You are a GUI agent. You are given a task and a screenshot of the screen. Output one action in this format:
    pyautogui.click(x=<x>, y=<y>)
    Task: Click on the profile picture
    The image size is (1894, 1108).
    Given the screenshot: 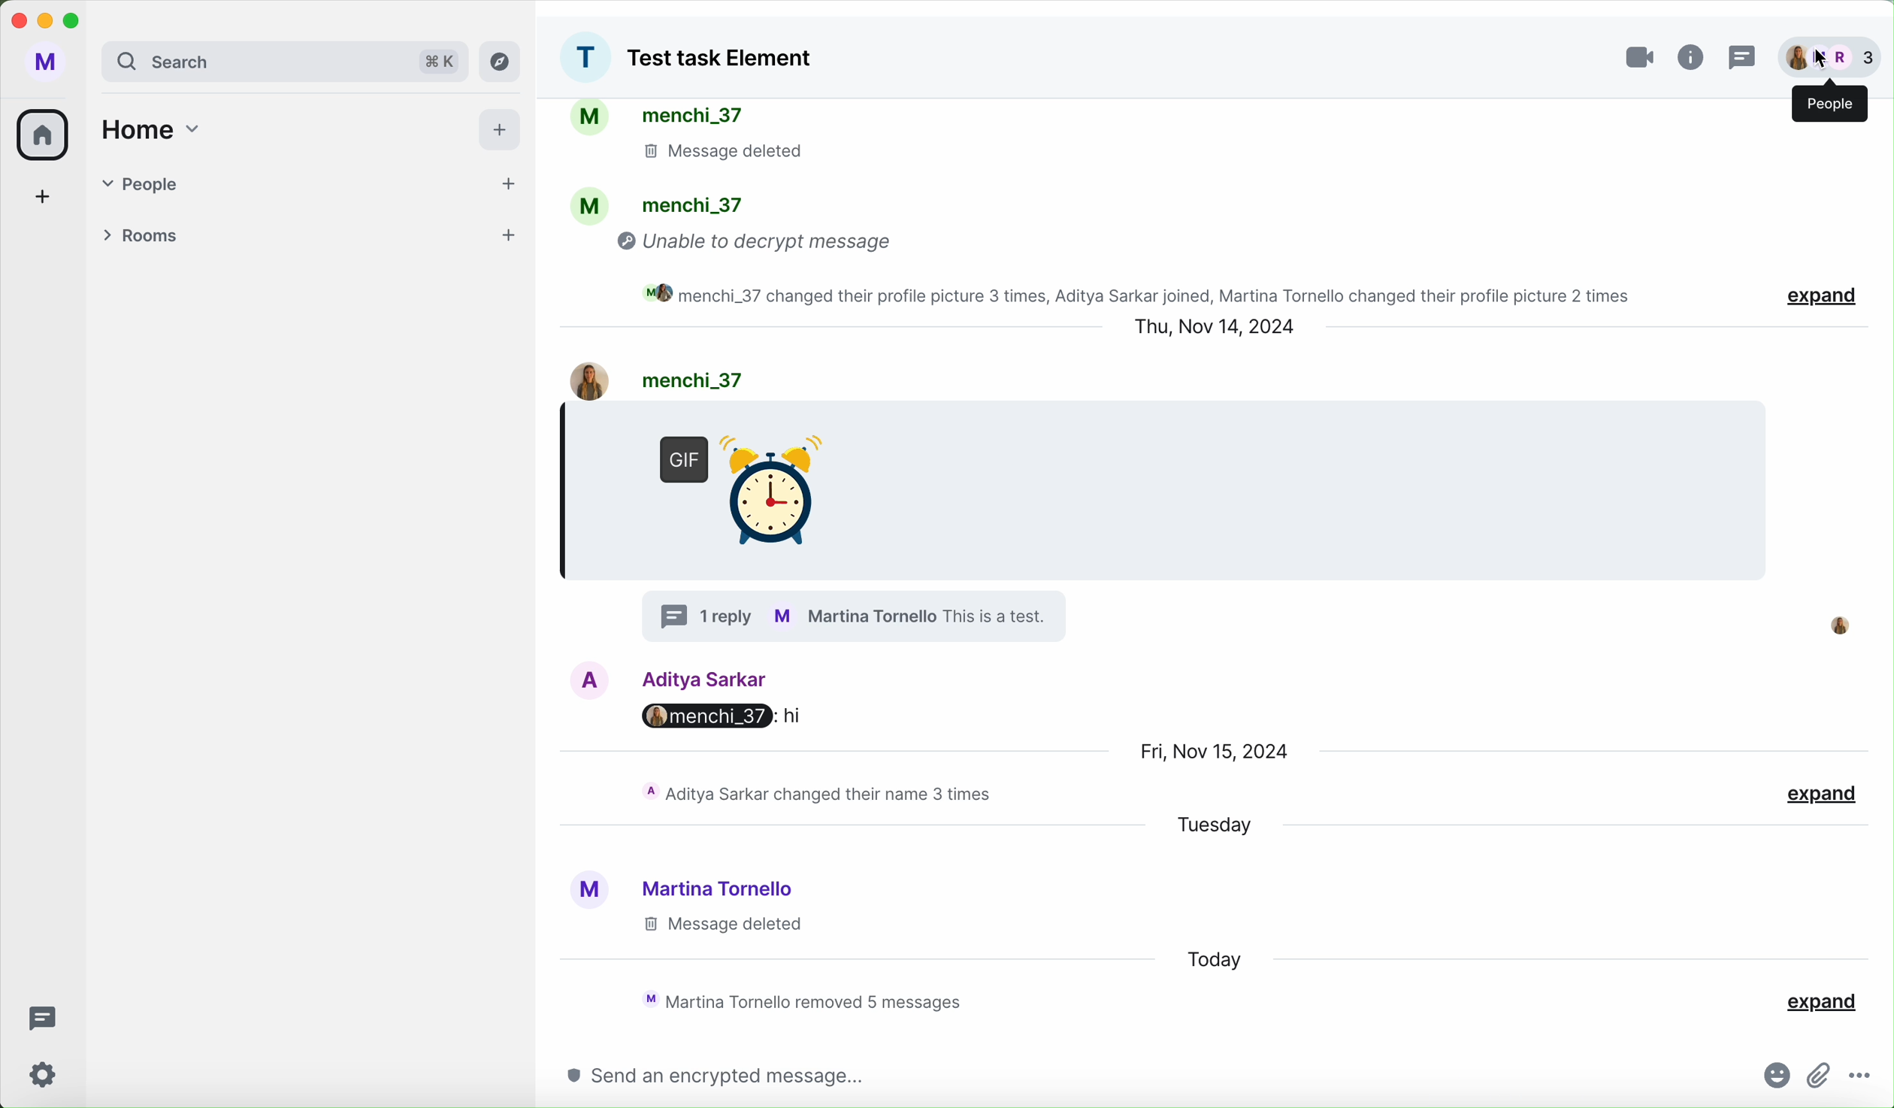 What is the action you would take?
    pyautogui.click(x=1839, y=625)
    